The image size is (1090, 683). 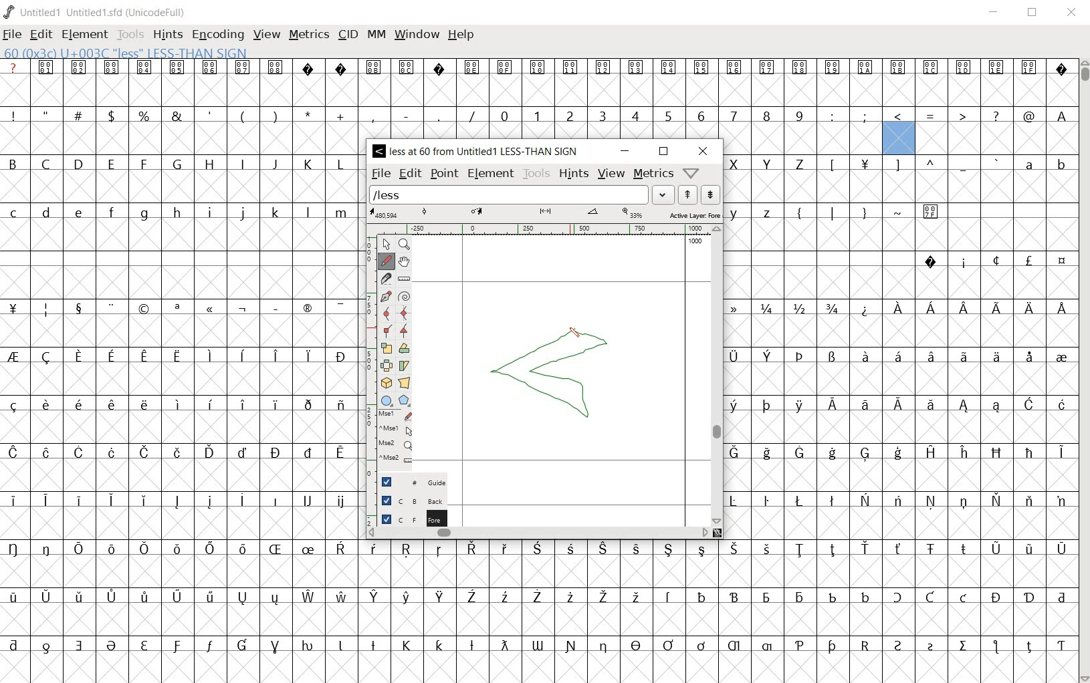 What do you see at coordinates (802, 138) in the screenshot?
I see `empty cells` at bounding box center [802, 138].